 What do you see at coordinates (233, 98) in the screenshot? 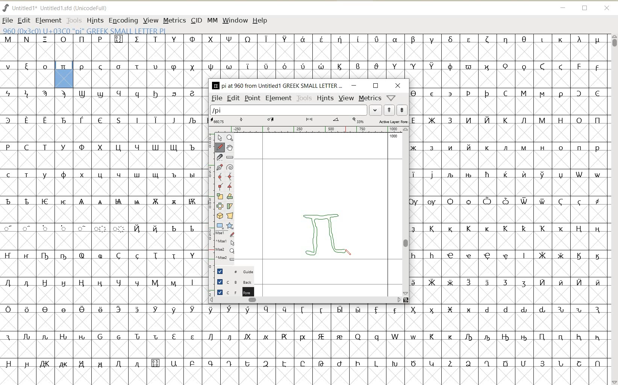
I see `EDIT` at bounding box center [233, 98].